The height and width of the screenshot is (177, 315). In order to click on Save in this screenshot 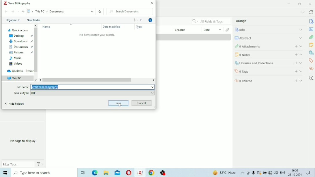, I will do `click(119, 103)`.